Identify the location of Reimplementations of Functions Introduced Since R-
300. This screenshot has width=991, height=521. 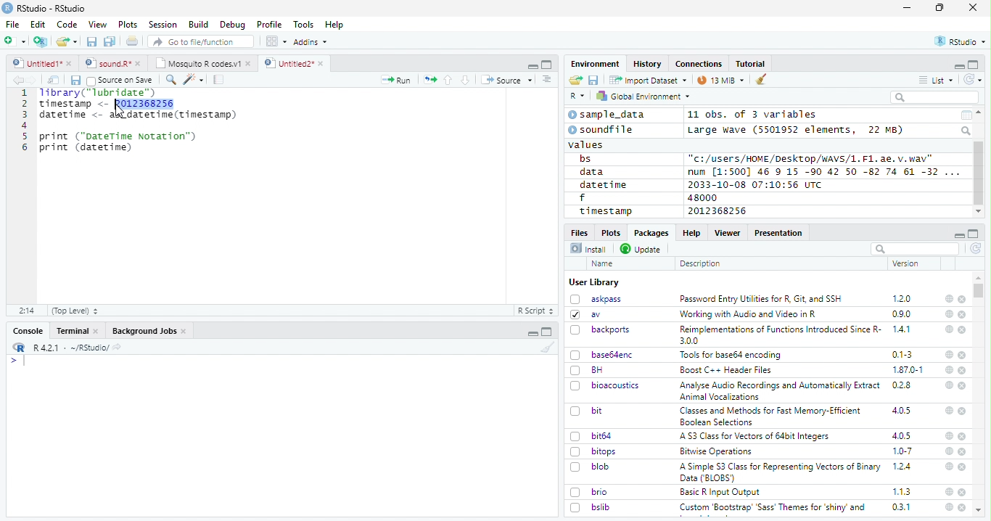
(779, 335).